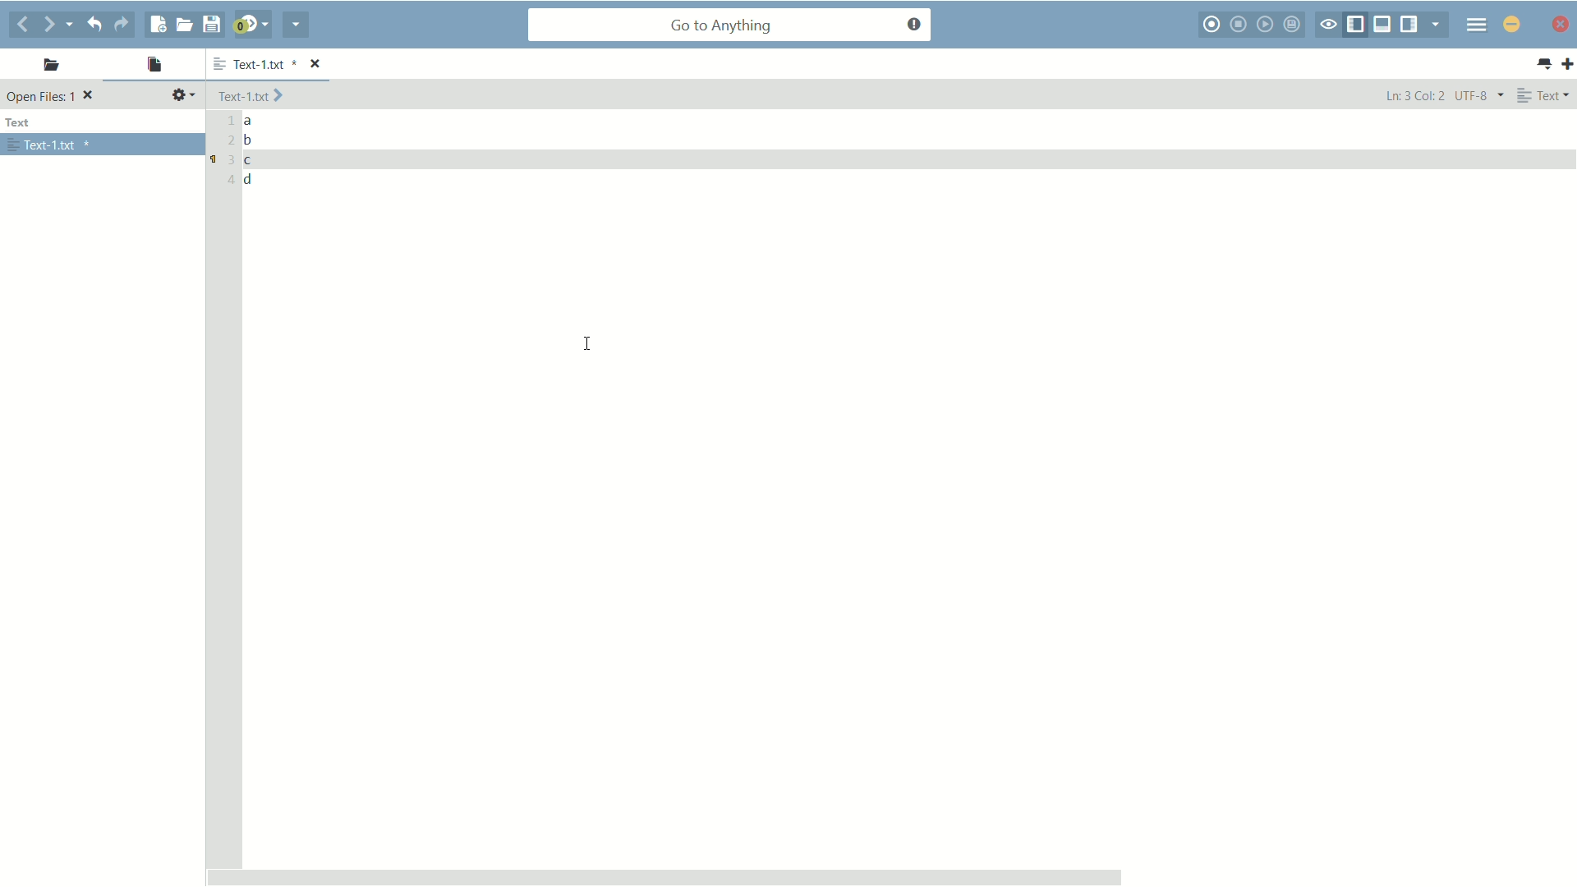 This screenshot has width=1577, height=887. Describe the element at coordinates (1474, 26) in the screenshot. I see `menu` at that location.